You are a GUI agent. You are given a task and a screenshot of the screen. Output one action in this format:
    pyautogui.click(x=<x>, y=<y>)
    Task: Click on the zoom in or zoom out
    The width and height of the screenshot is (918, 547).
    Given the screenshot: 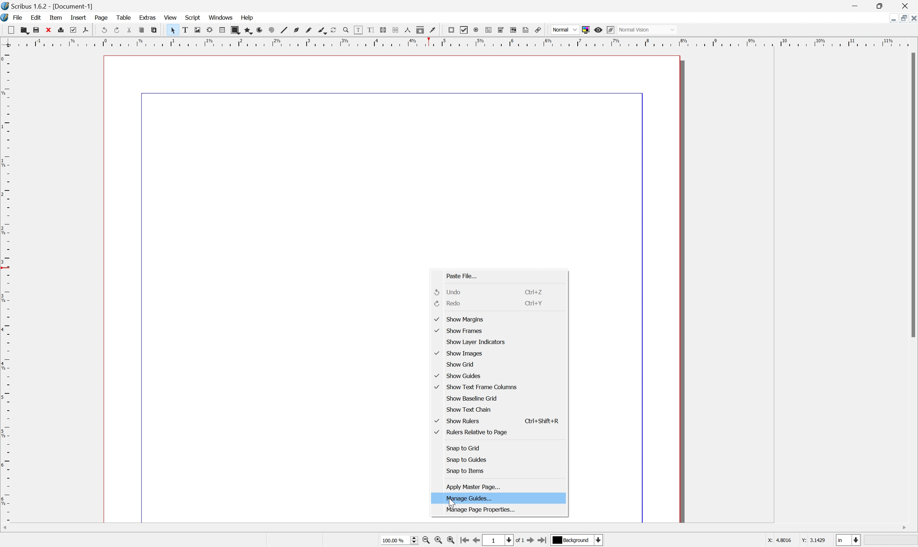 What is the action you would take?
    pyautogui.click(x=345, y=29)
    